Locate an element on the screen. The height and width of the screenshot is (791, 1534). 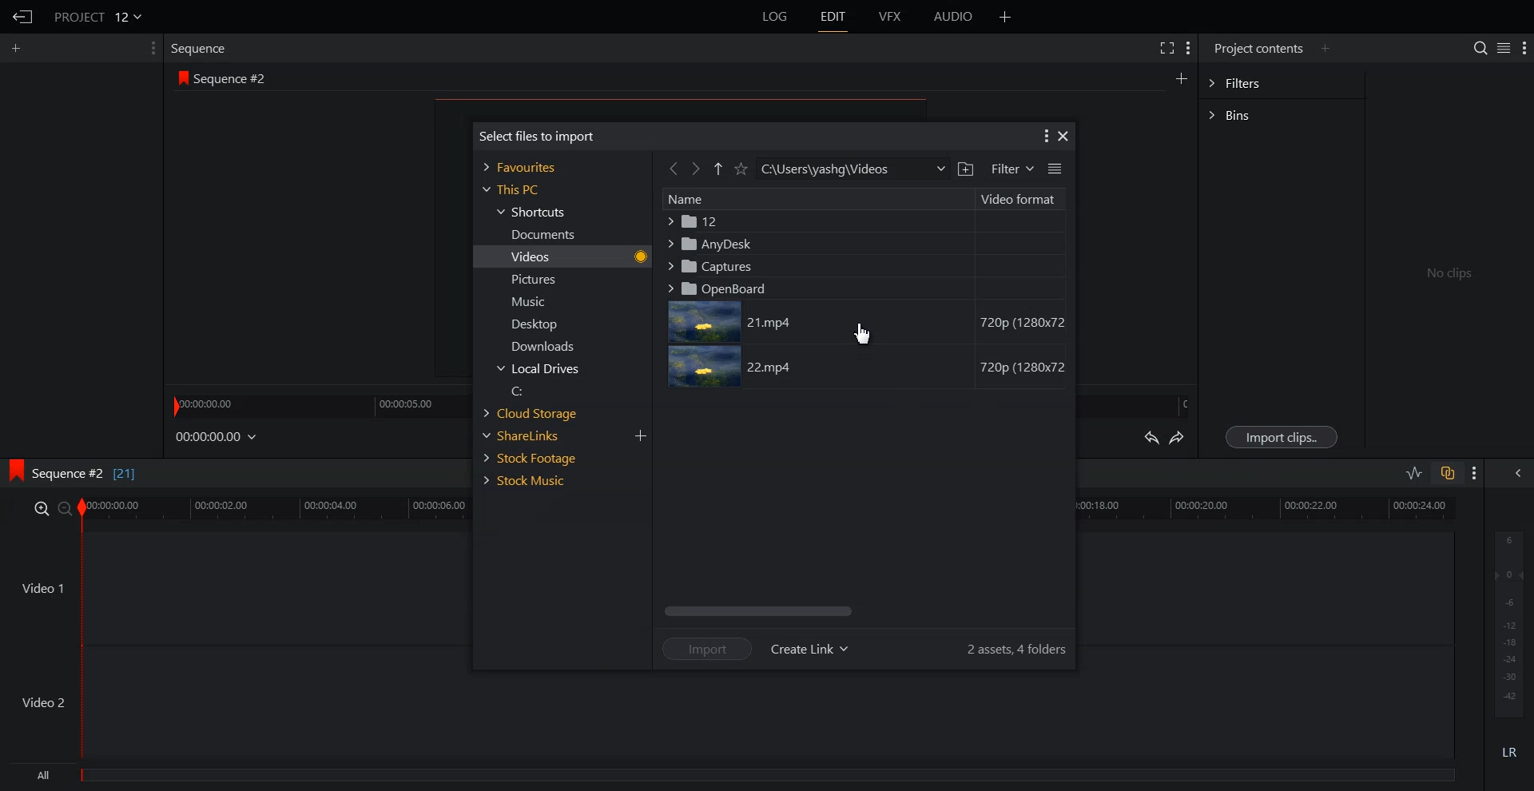
Sequence #2 is located at coordinates (232, 78).